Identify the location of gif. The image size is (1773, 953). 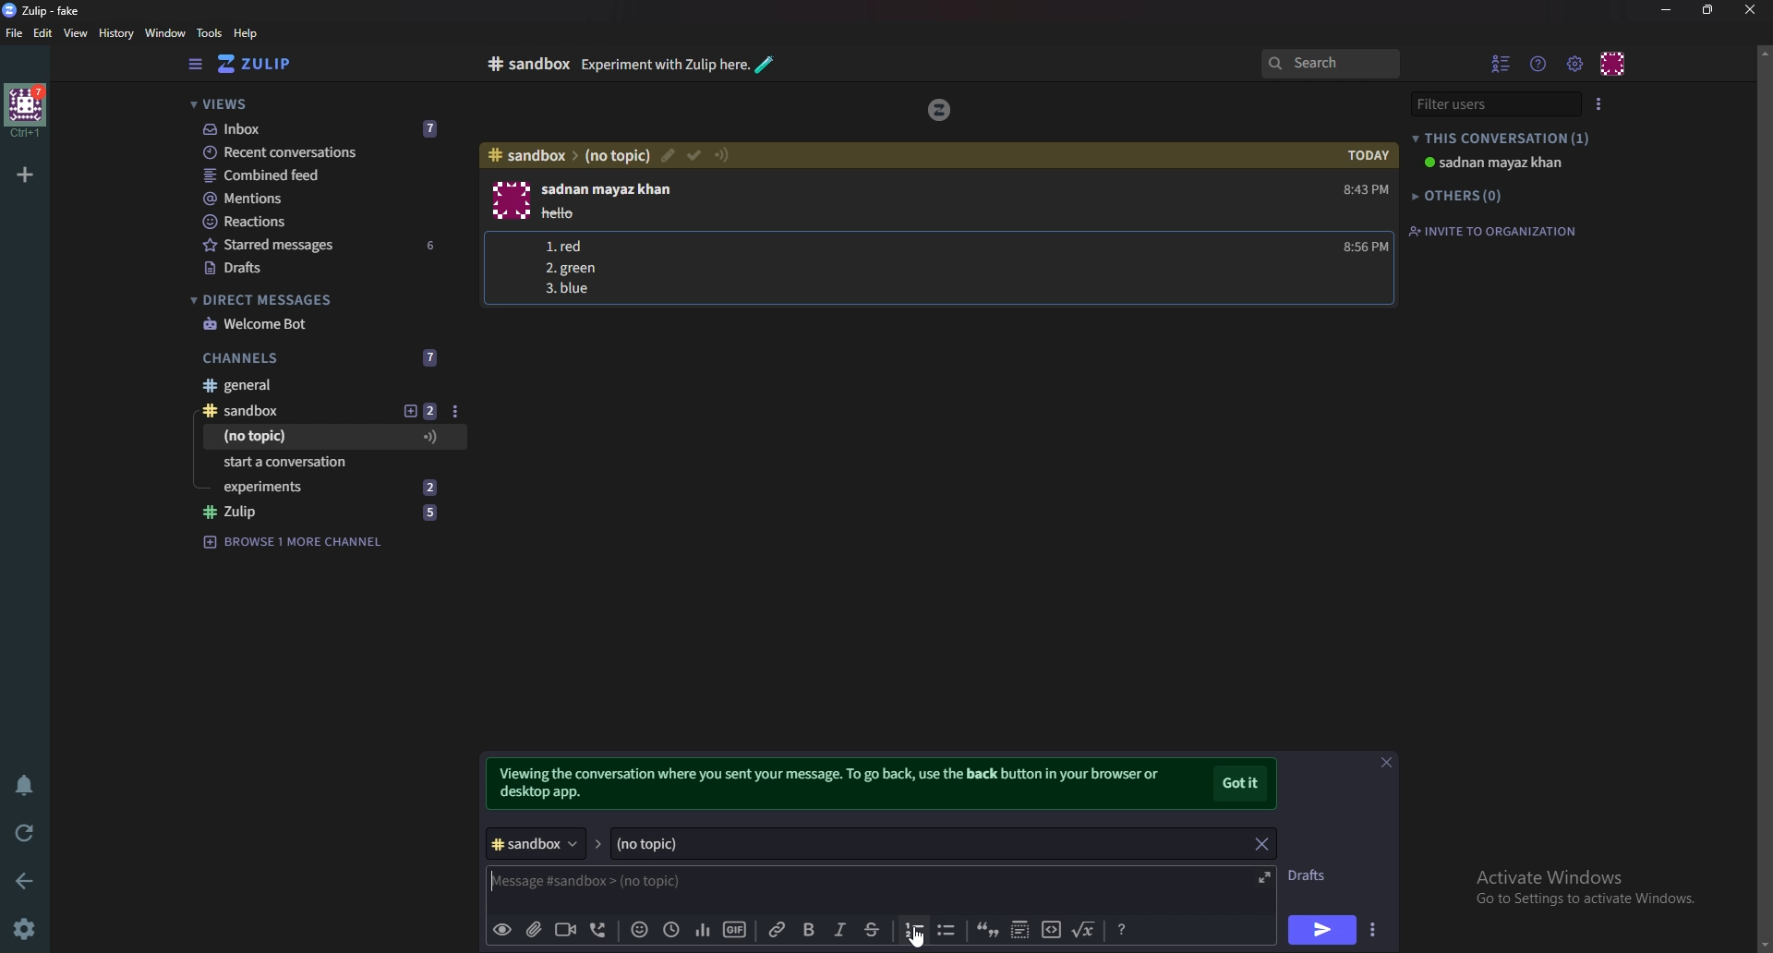
(733, 927).